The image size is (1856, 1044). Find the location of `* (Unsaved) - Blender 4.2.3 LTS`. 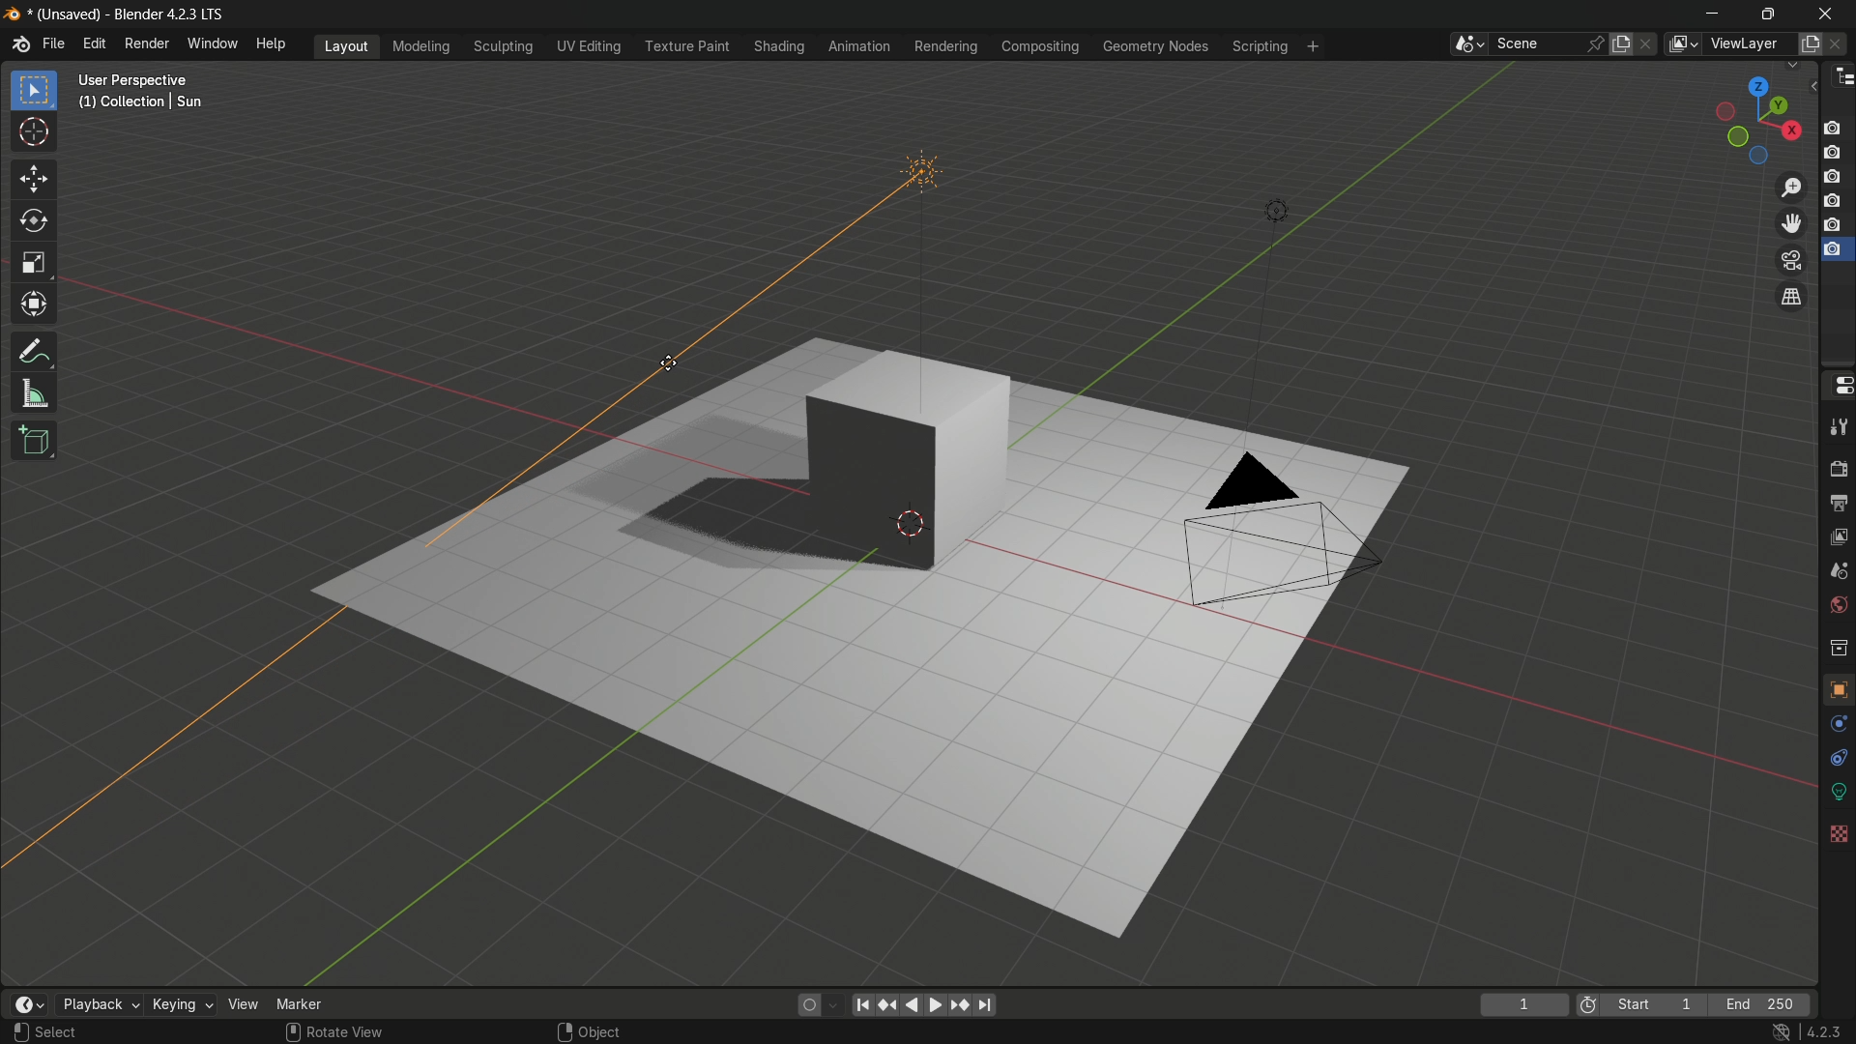

* (Unsaved) - Blender 4.2.3 LTS is located at coordinates (130, 15).